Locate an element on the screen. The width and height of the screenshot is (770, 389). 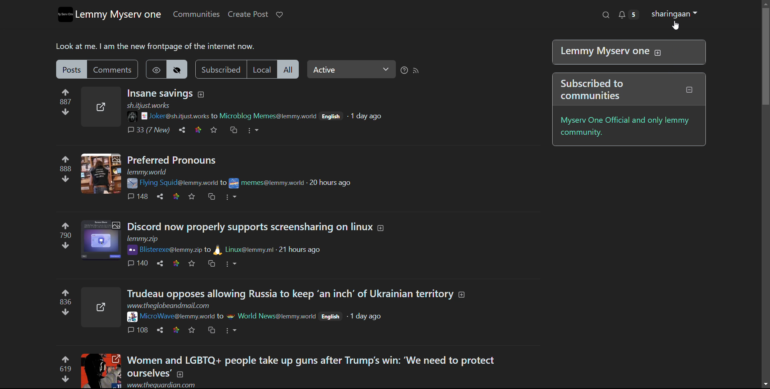
favorites is located at coordinates (191, 263).